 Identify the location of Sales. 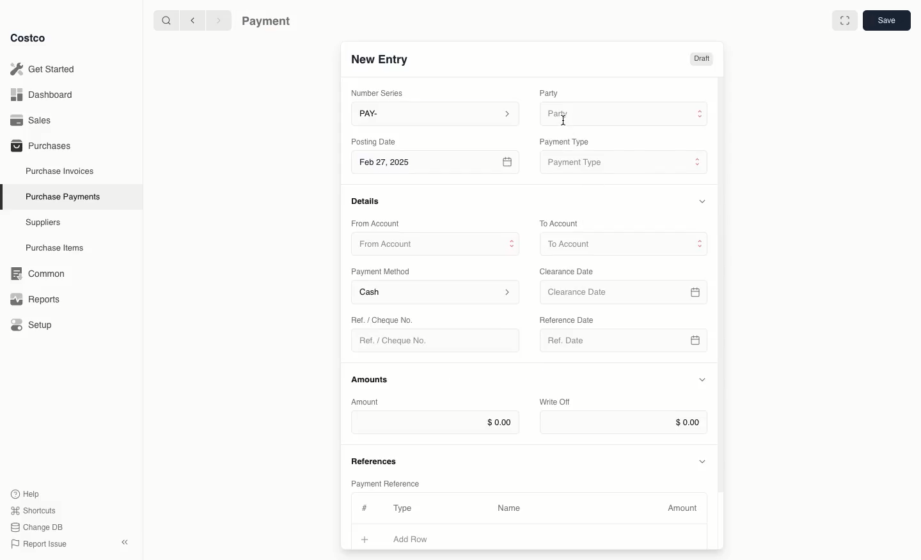
(35, 120).